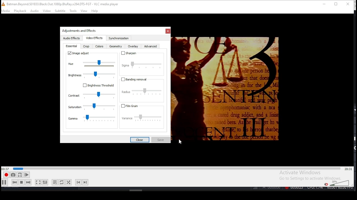 The width and height of the screenshot is (357, 200). What do you see at coordinates (136, 79) in the screenshot?
I see `banding removal on/off` at bounding box center [136, 79].